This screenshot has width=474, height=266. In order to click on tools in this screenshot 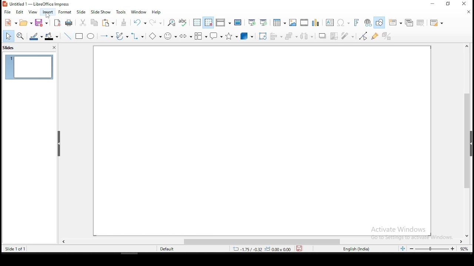, I will do `click(121, 12)`.